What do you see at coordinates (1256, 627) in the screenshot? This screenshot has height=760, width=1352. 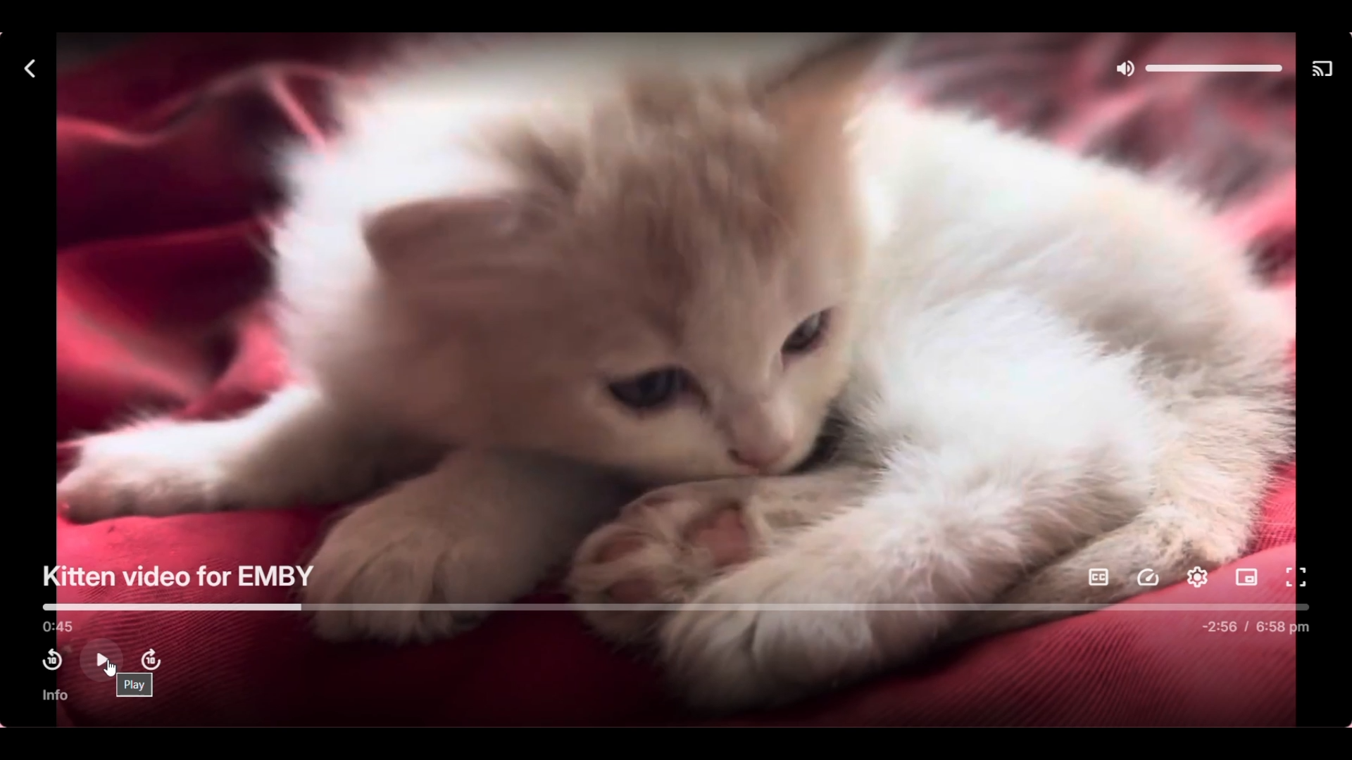 I see `-2:58/6:58 pm` at bounding box center [1256, 627].